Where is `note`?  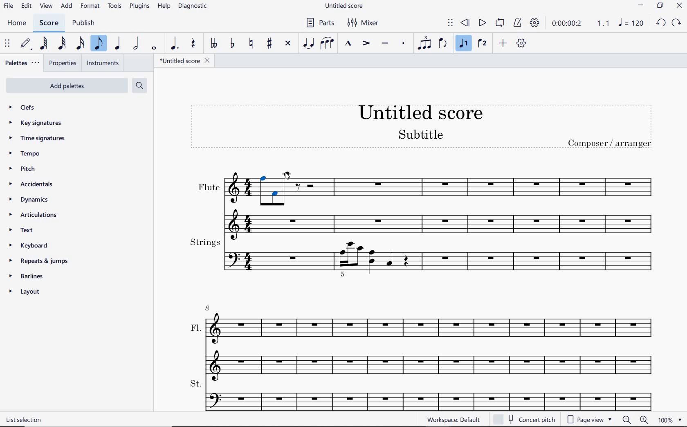
note is located at coordinates (631, 23).